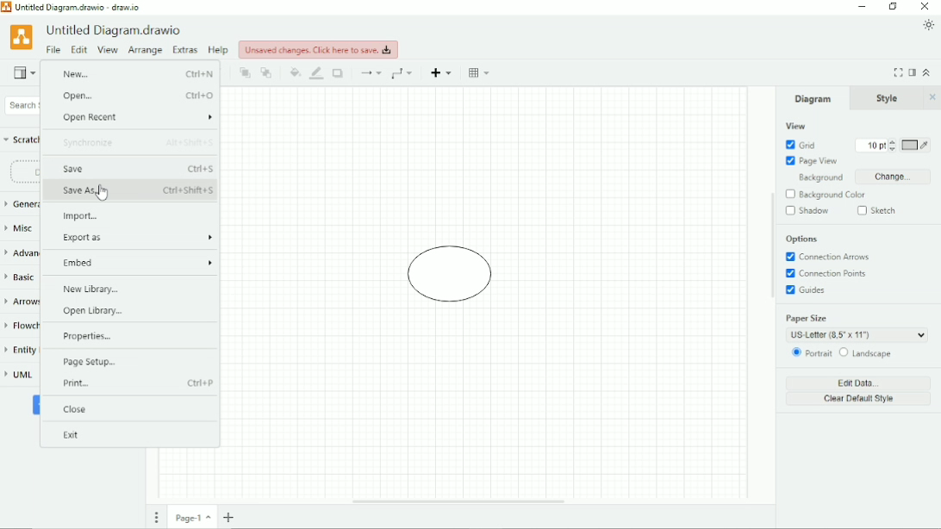 The width and height of the screenshot is (941, 529). What do you see at coordinates (21, 376) in the screenshot?
I see `UML` at bounding box center [21, 376].